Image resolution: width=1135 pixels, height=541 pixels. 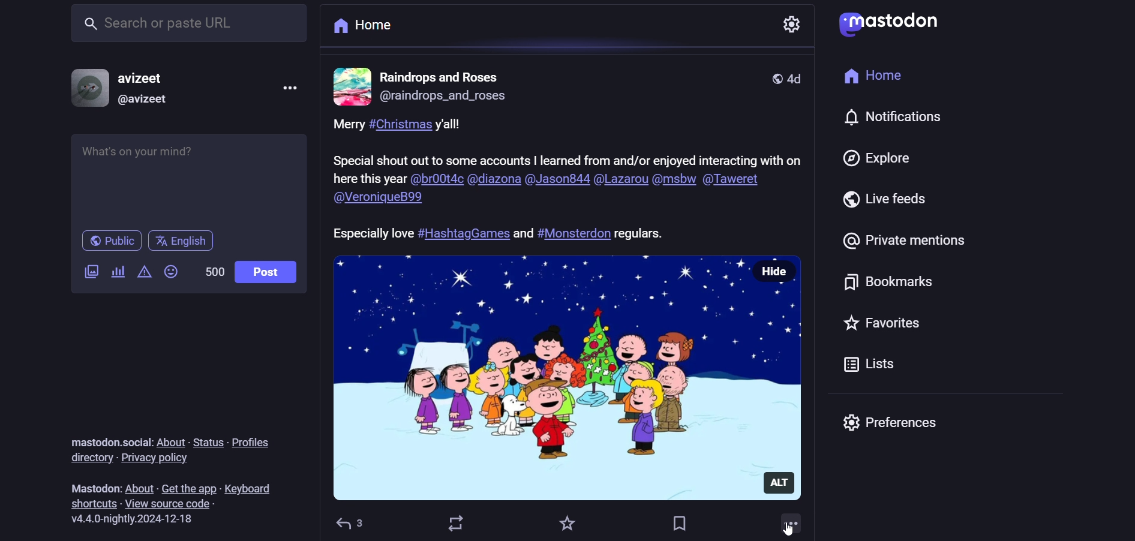 What do you see at coordinates (188, 178) in the screenshot?
I see `whats on your mind` at bounding box center [188, 178].